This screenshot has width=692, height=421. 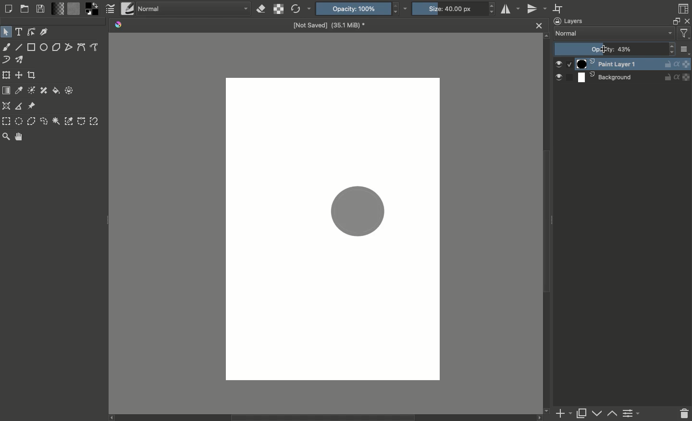 What do you see at coordinates (6, 60) in the screenshot?
I see `Dynamic brush tool` at bounding box center [6, 60].